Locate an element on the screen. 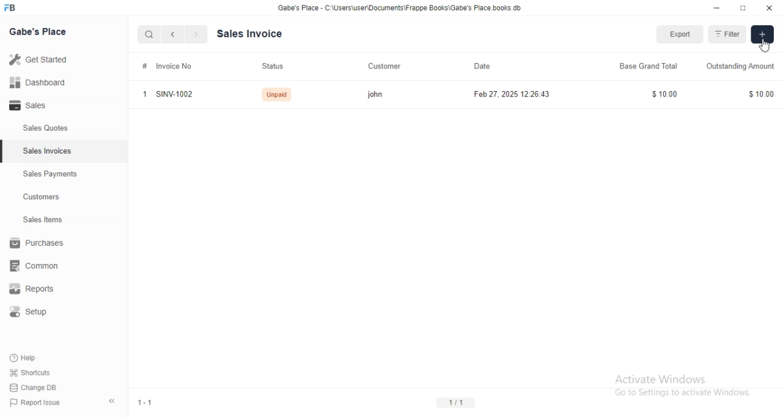 This screenshot has height=417, width=783. $1000 is located at coordinates (666, 94).